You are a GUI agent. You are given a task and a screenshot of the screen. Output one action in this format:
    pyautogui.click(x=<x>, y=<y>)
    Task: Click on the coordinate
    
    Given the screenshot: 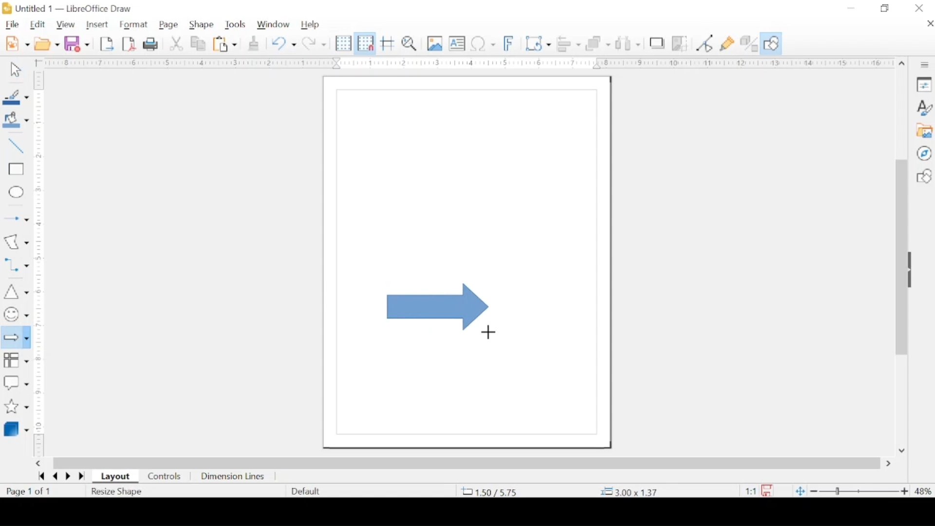 What is the action you would take?
    pyautogui.click(x=488, y=491)
    